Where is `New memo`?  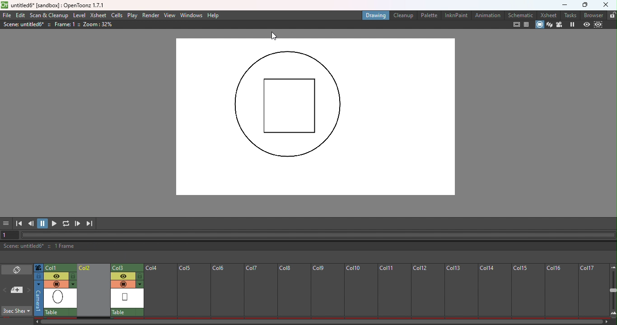 New memo is located at coordinates (17, 290).